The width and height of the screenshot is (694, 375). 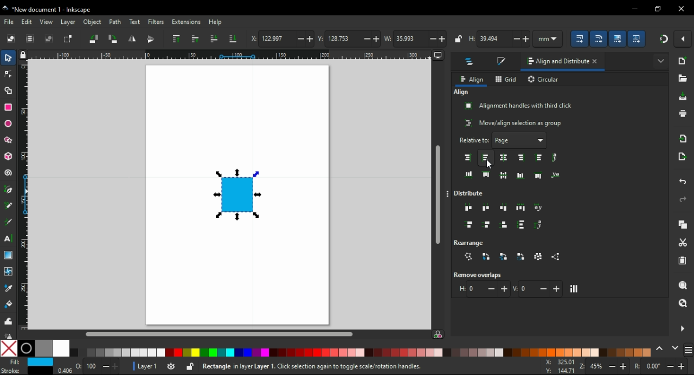 What do you see at coordinates (505, 176) in the screenshot?
I see `center on horizontal axis` at bounding box center [505, 176].